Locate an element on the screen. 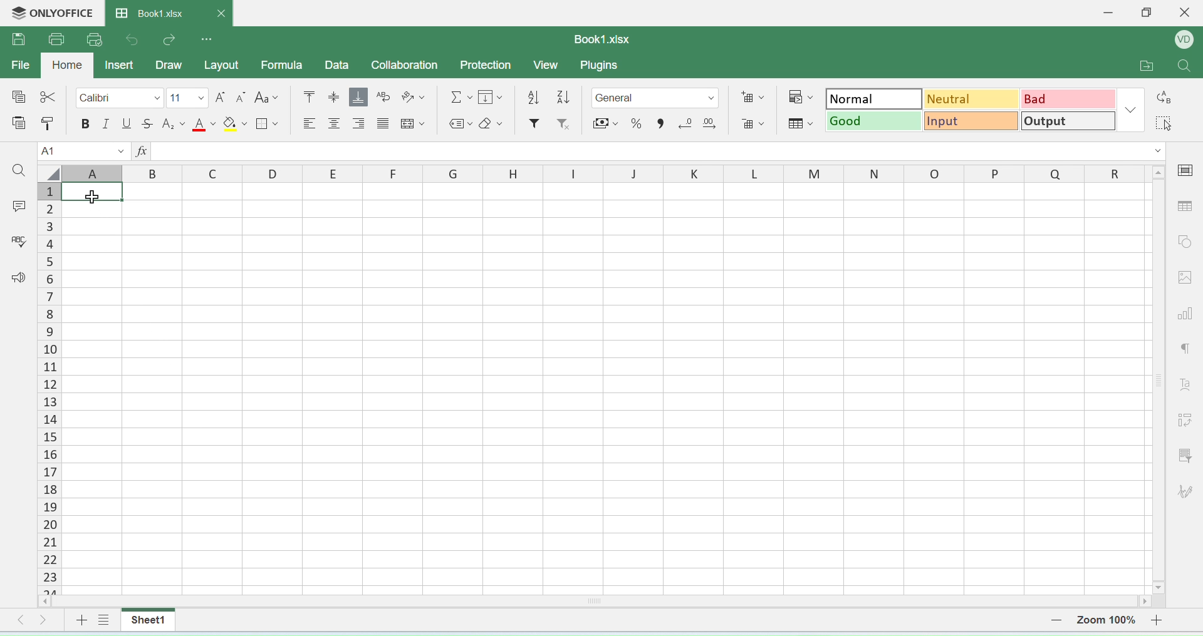 This screenshot has width=1203, height=636. search is located at coordinates (1181, 68).